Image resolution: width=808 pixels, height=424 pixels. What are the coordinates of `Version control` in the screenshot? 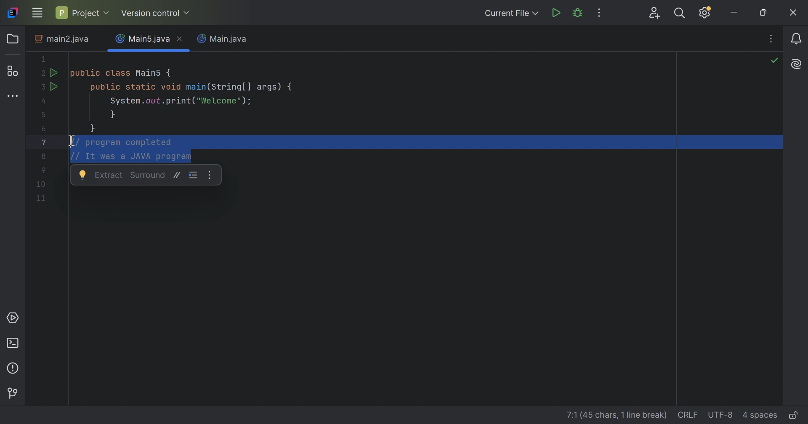 It's located at (157, 13).